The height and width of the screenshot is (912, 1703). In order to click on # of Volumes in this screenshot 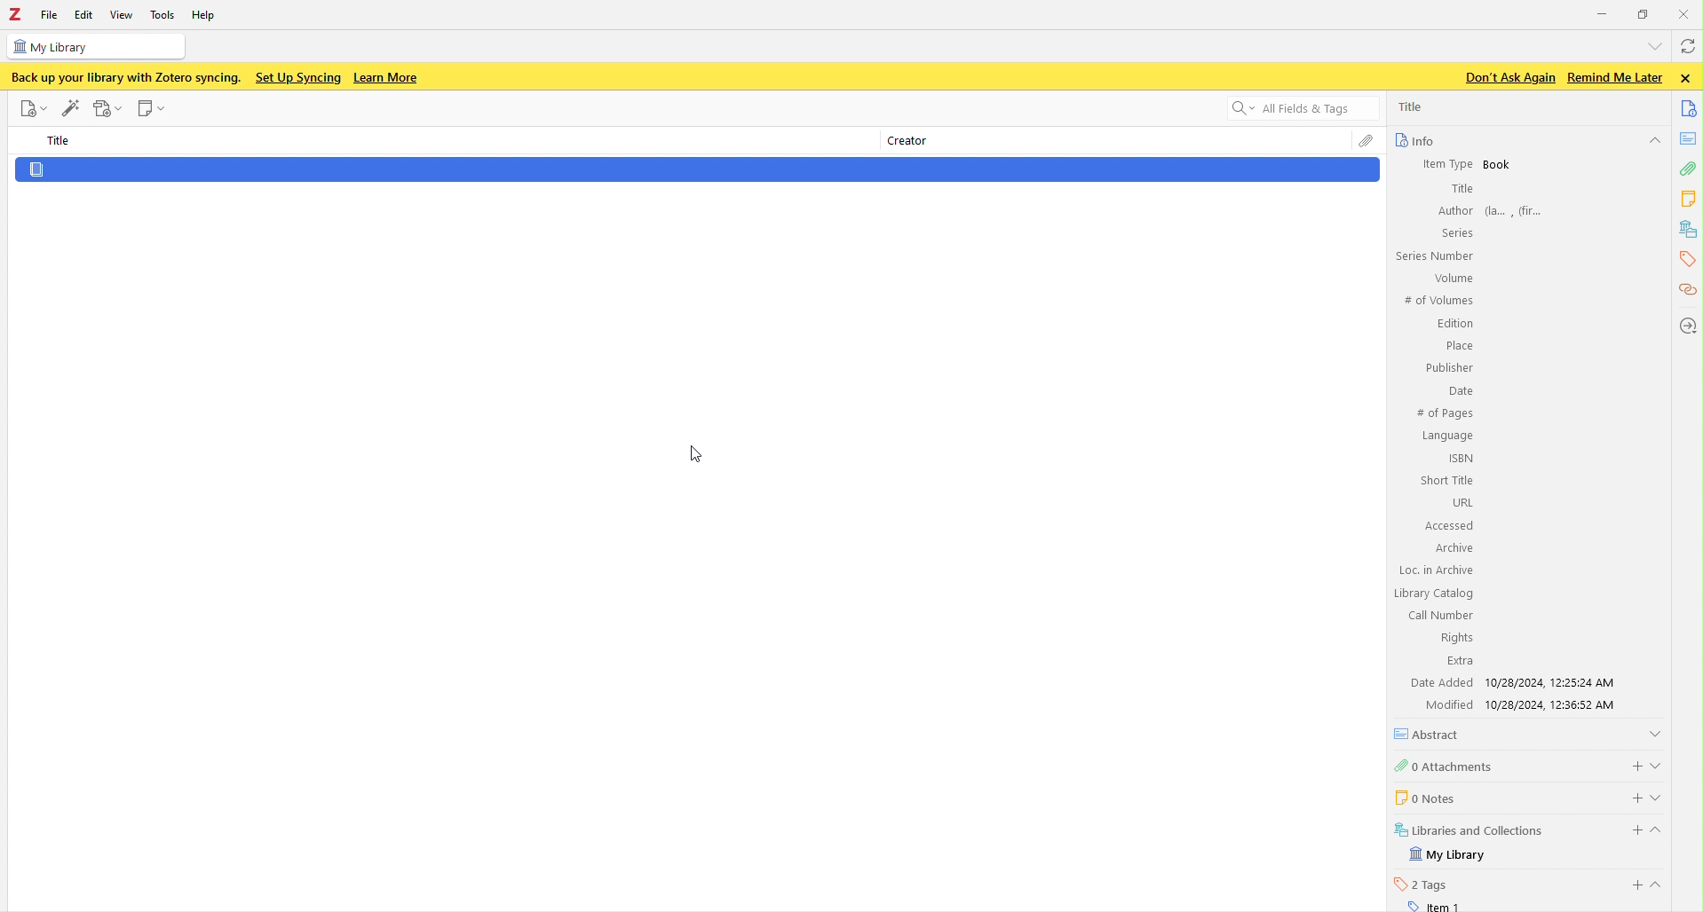, I will do `click(1437, 301)`.